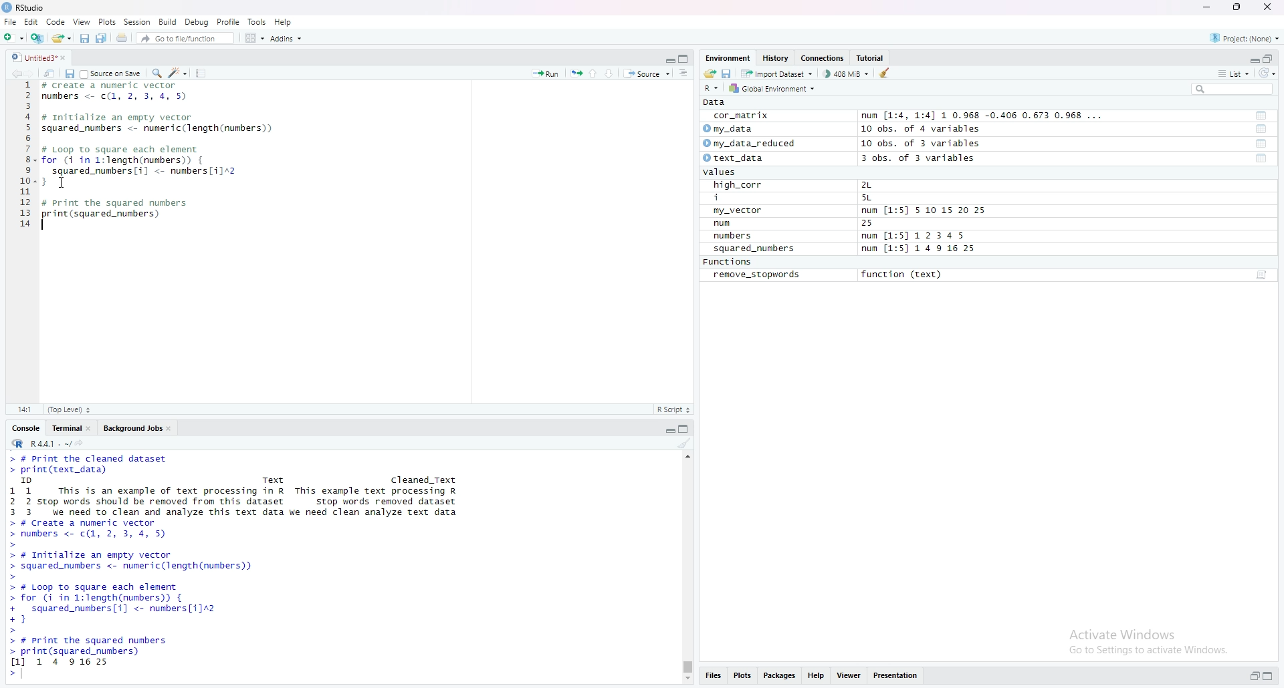  I want to click on R Script, so click(673, 409).